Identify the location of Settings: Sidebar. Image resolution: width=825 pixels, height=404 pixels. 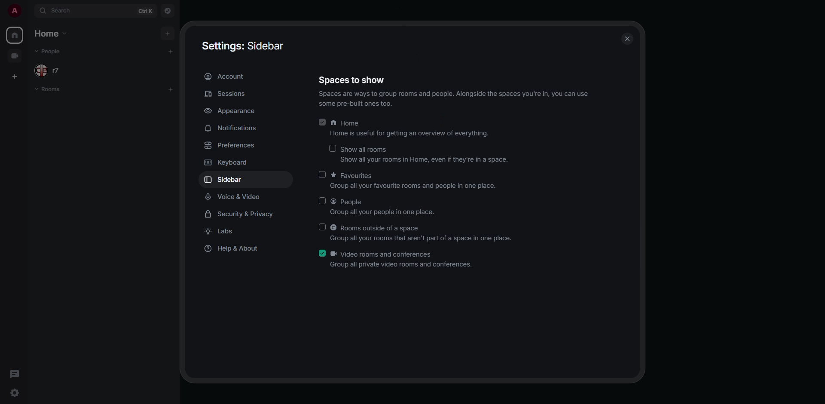
(244, 46).